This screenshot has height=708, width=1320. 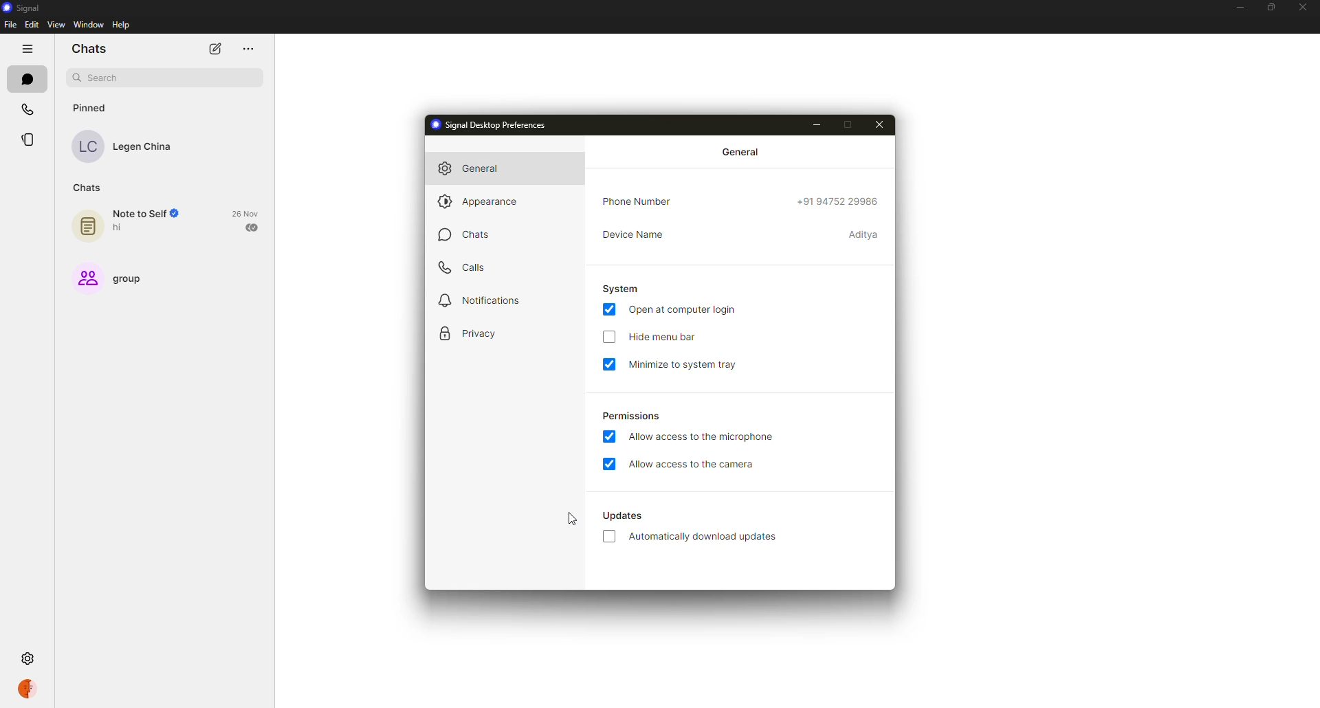 What do you see at coordinates (637, 202) in the screenshot?
I see `phone number` at bounding box center [637, 202].